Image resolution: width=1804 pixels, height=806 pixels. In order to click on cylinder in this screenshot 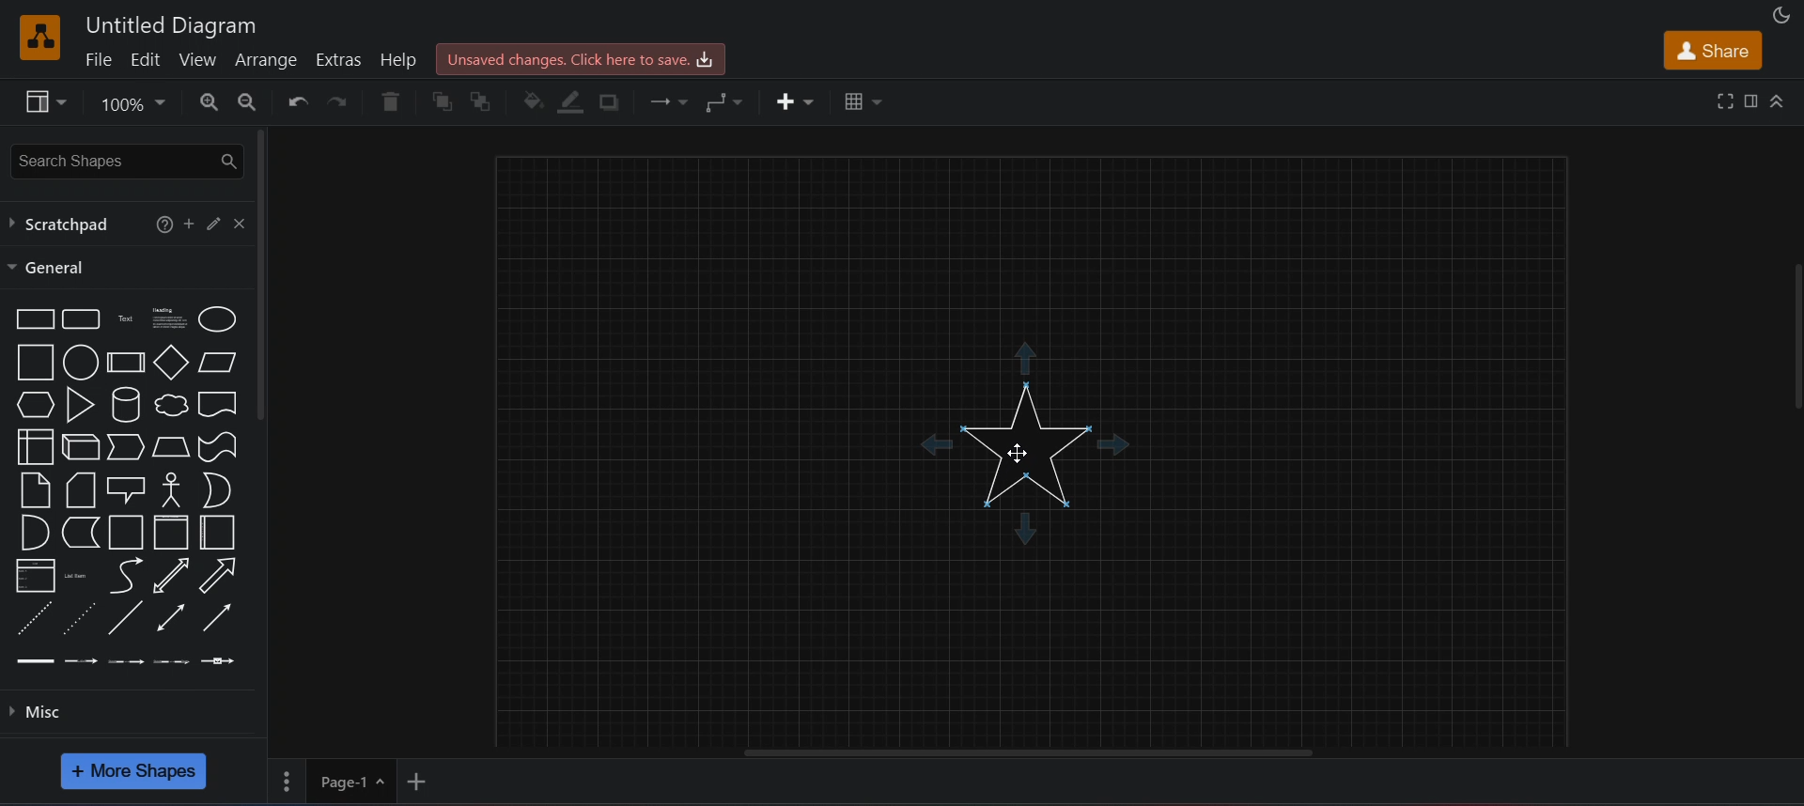, I will do `click(123, 404)`.